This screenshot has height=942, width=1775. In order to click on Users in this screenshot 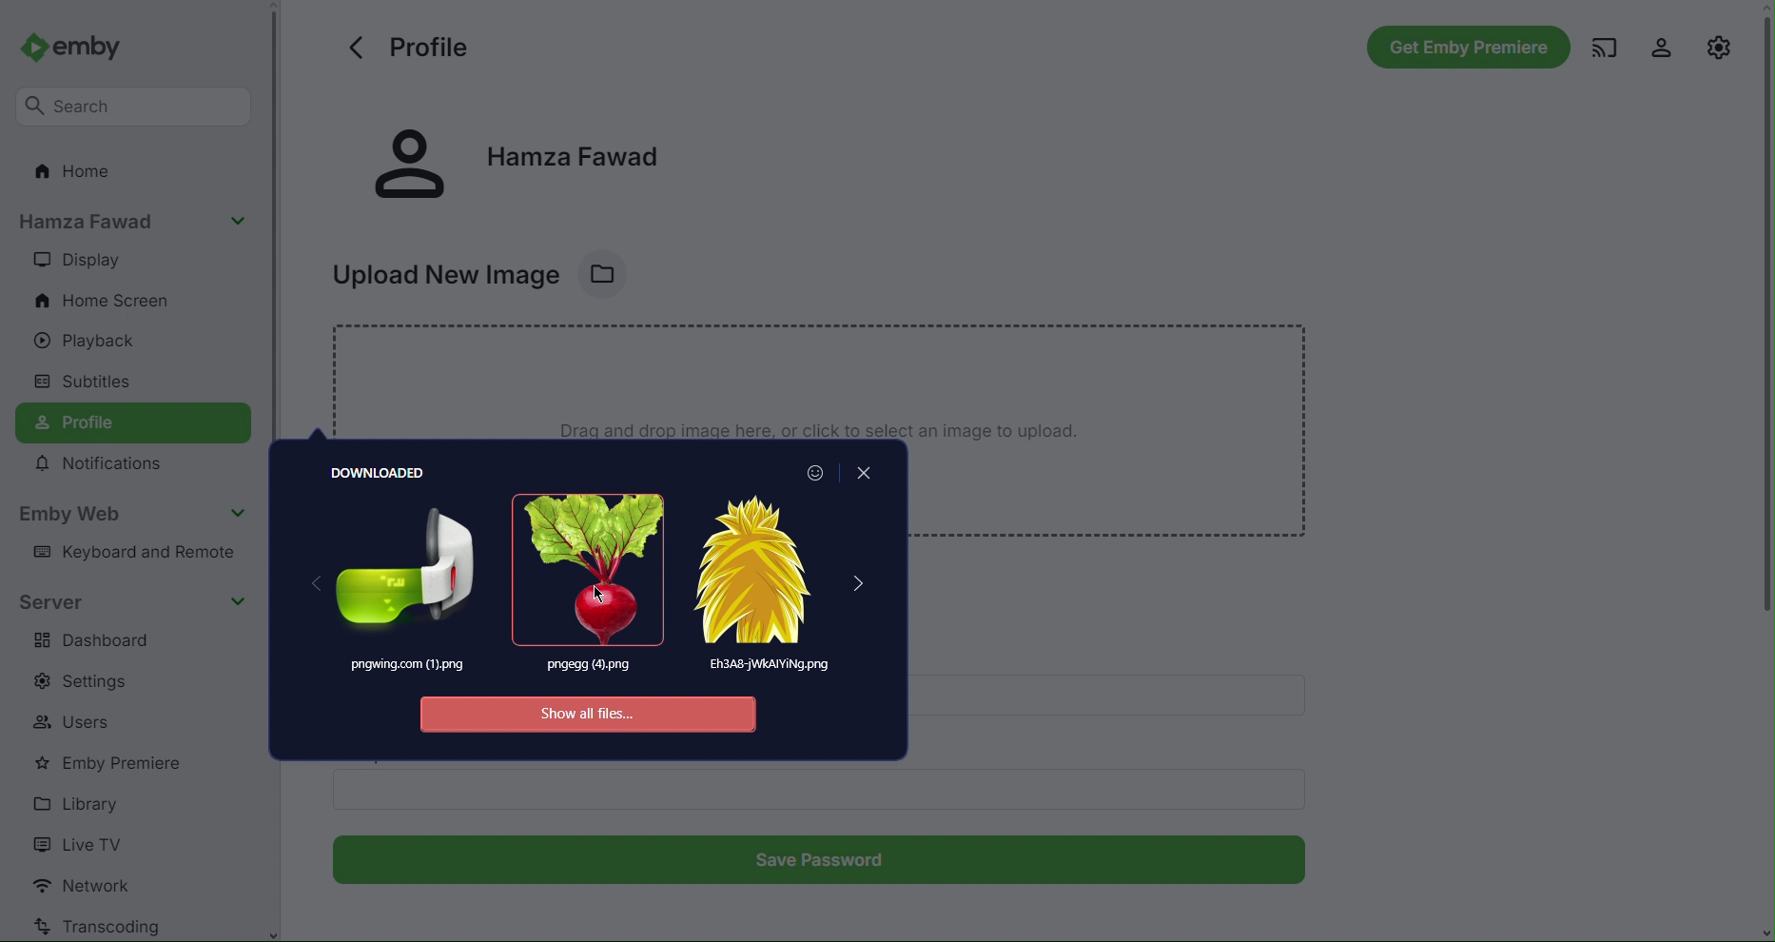, I will do `click(75, 722)`.